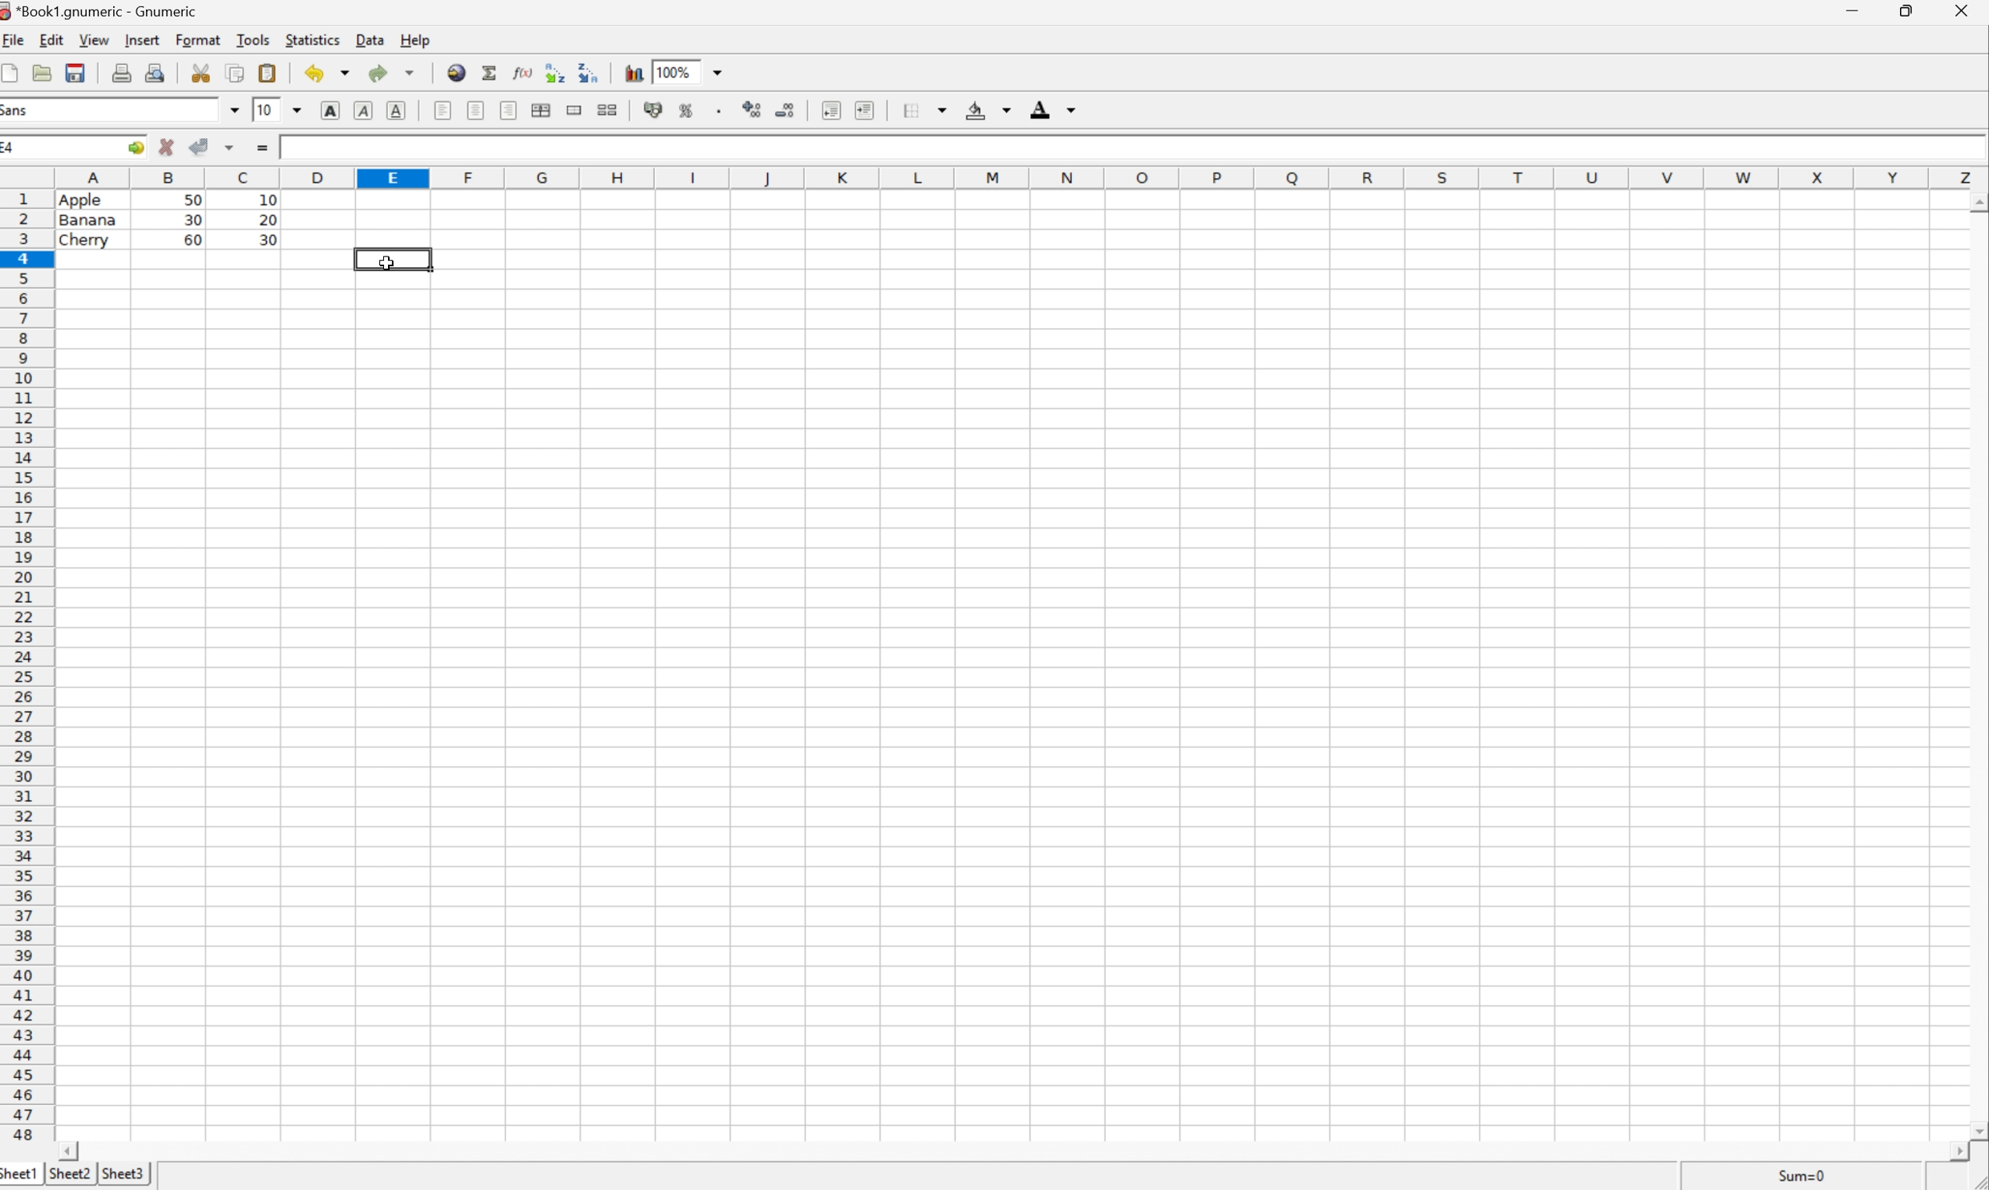 The height and width of the screenshot is (1190, 1989). I want to click on save in current workbook, so click(76, 71).